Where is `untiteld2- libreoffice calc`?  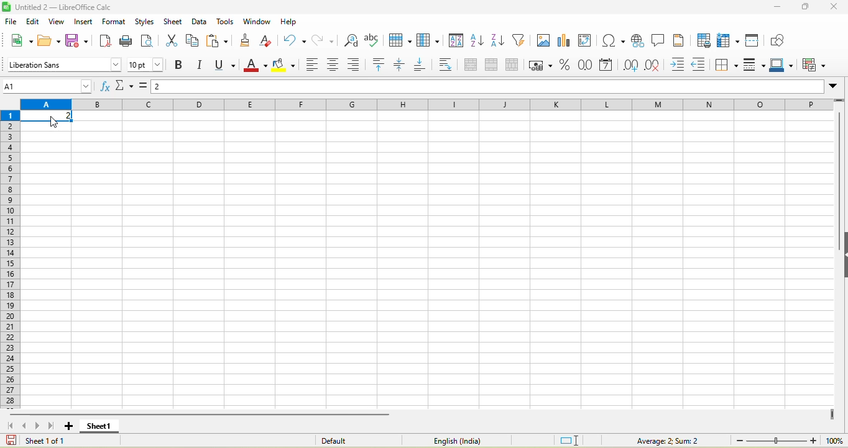 untiteld2- libreoffice calc is located at coordinates (70, 6).